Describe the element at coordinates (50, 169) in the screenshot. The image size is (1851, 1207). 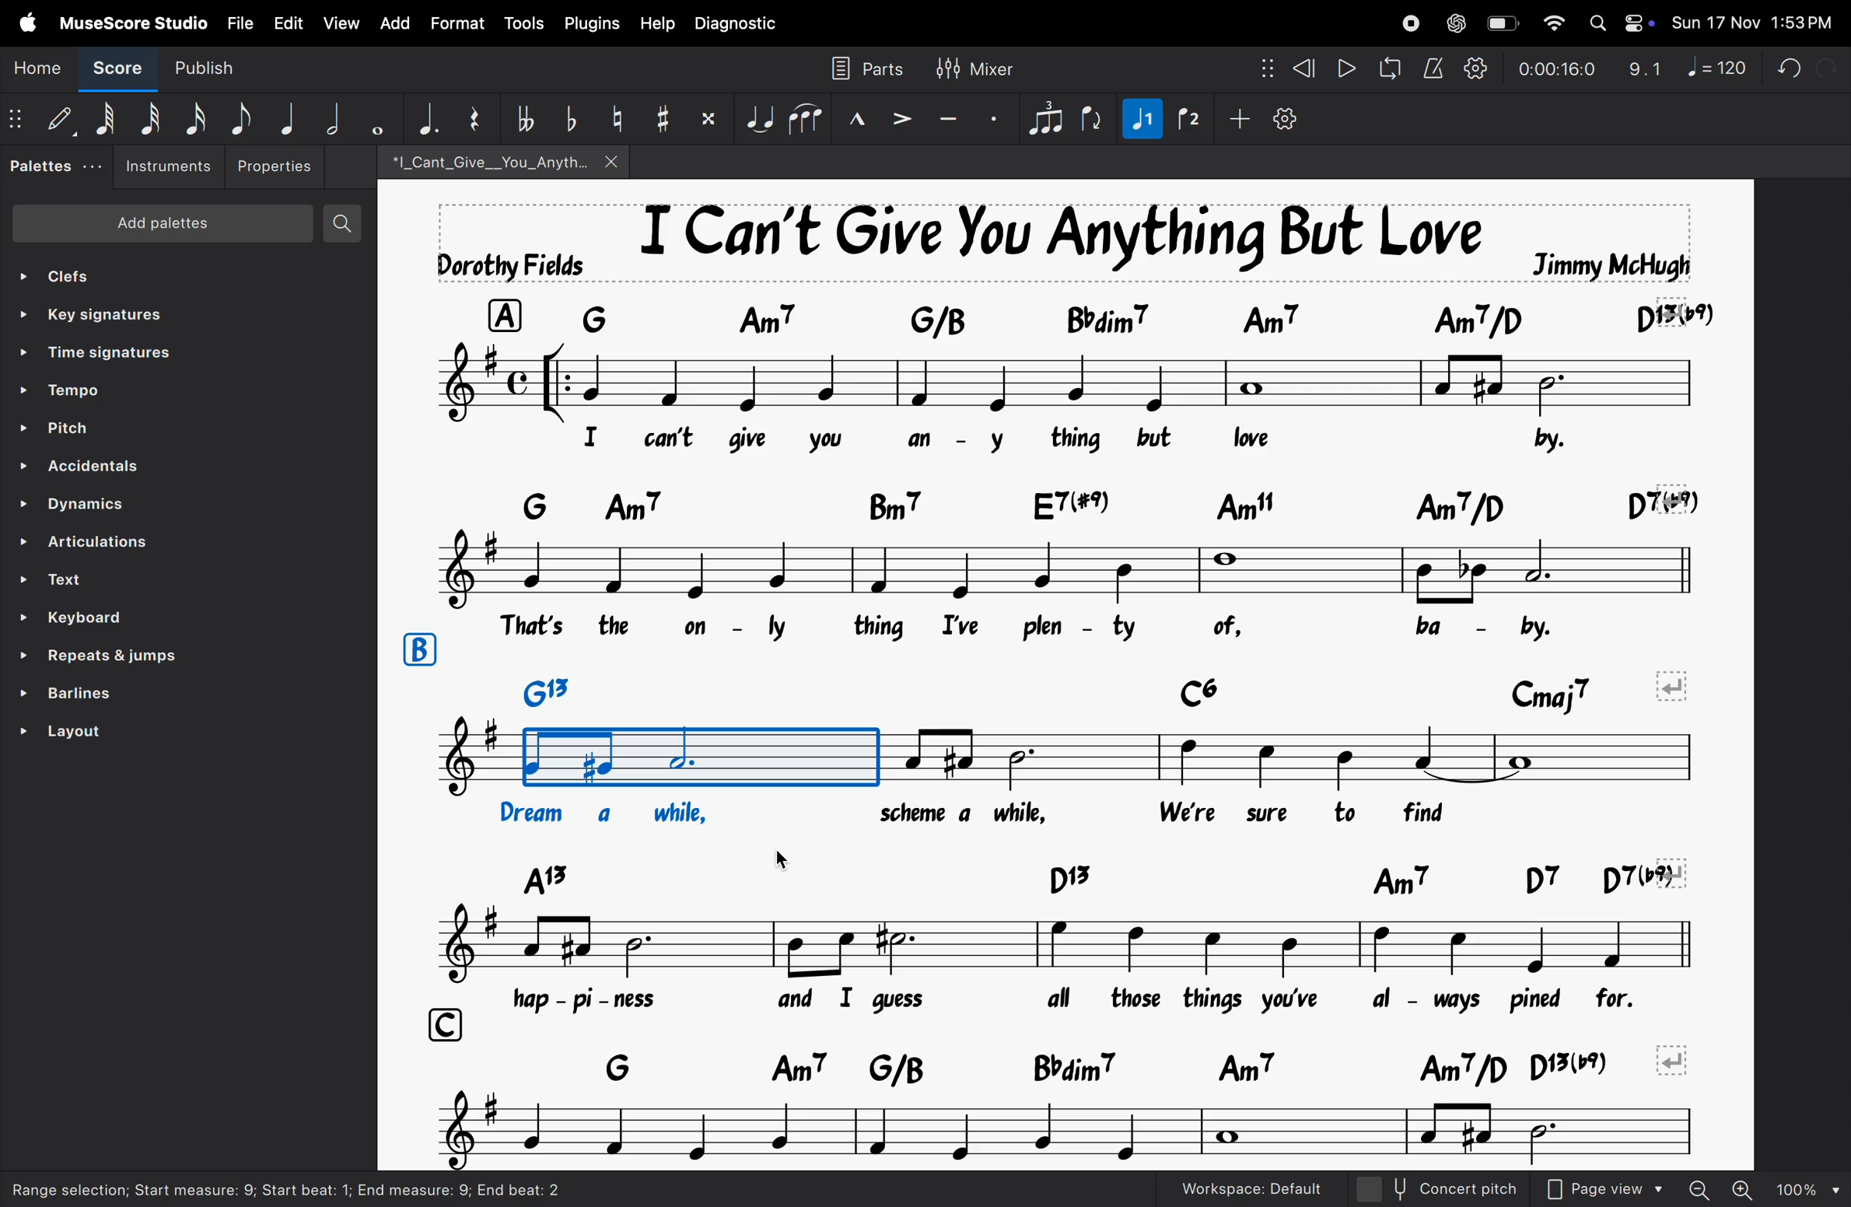
I see `palettes` at that location.